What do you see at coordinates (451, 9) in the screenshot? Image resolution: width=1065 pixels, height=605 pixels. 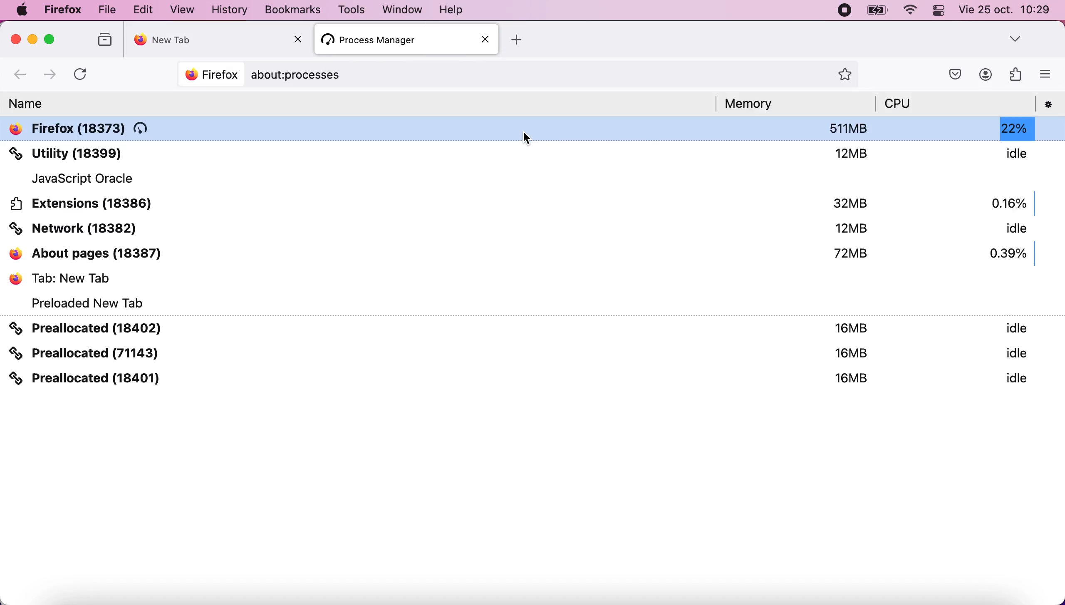 I see `Help` at bounding box center [451, 9].